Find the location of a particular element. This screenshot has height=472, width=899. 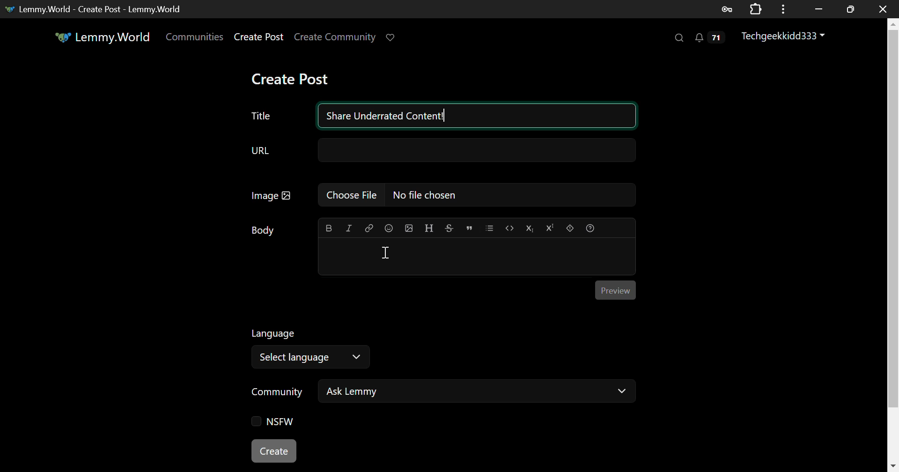

Lemmy.World is located at coordinates (104, 37).